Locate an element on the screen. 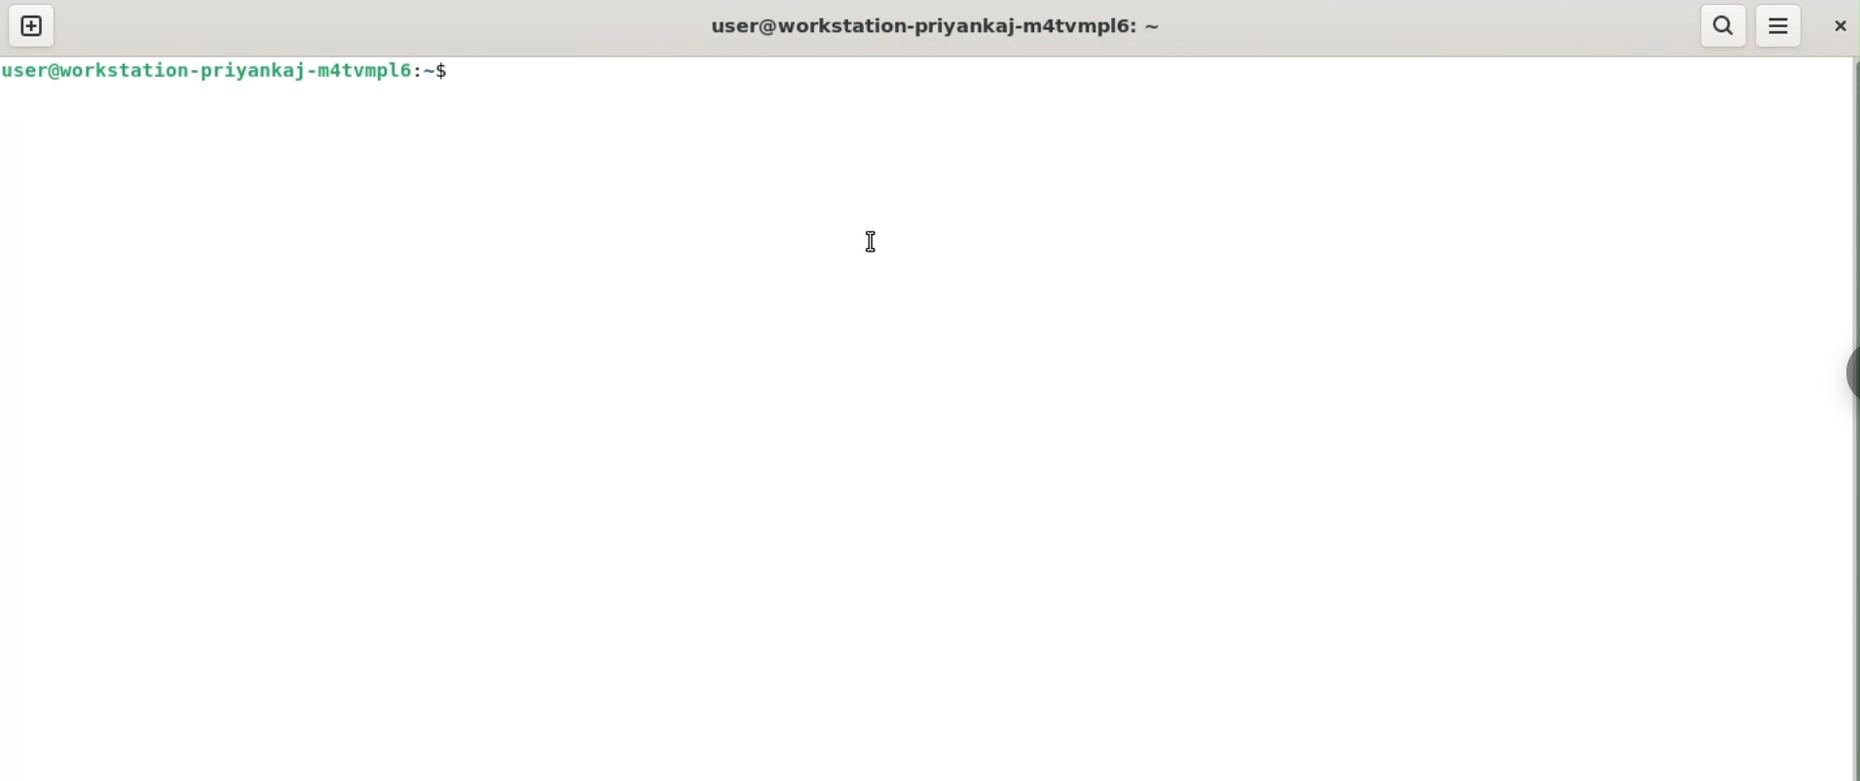 The height and width of the screenshot is (781, 1860). menu is located at coordinates (1778, 25).